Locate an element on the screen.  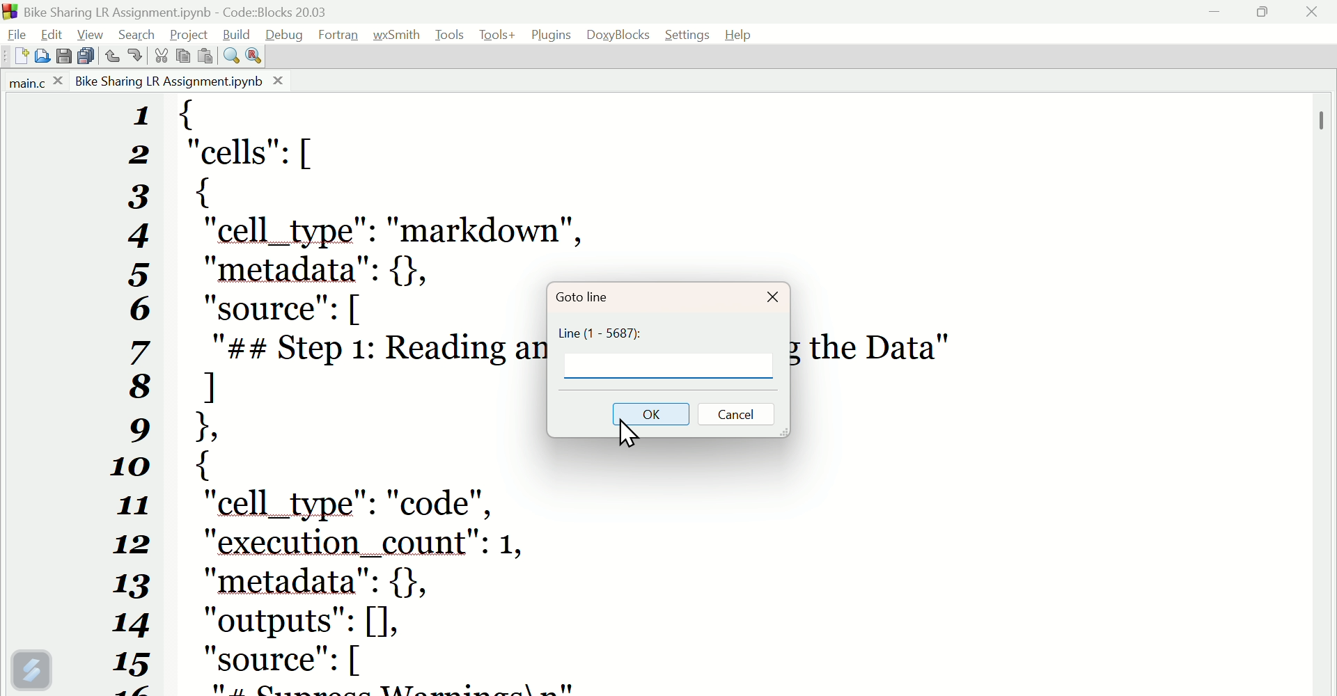
Bike sharing LR assignment.Ipynb is located at coordinates (179, 81).